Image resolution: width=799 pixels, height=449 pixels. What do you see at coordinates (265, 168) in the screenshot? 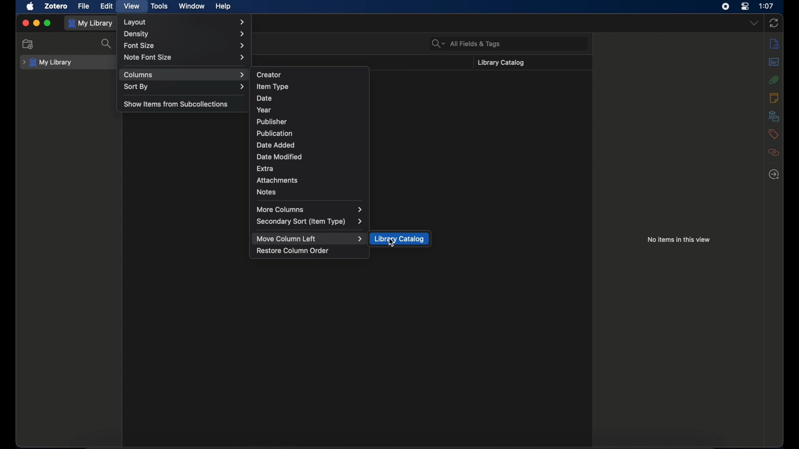
I see `extra` at bounding box center [265, 168].